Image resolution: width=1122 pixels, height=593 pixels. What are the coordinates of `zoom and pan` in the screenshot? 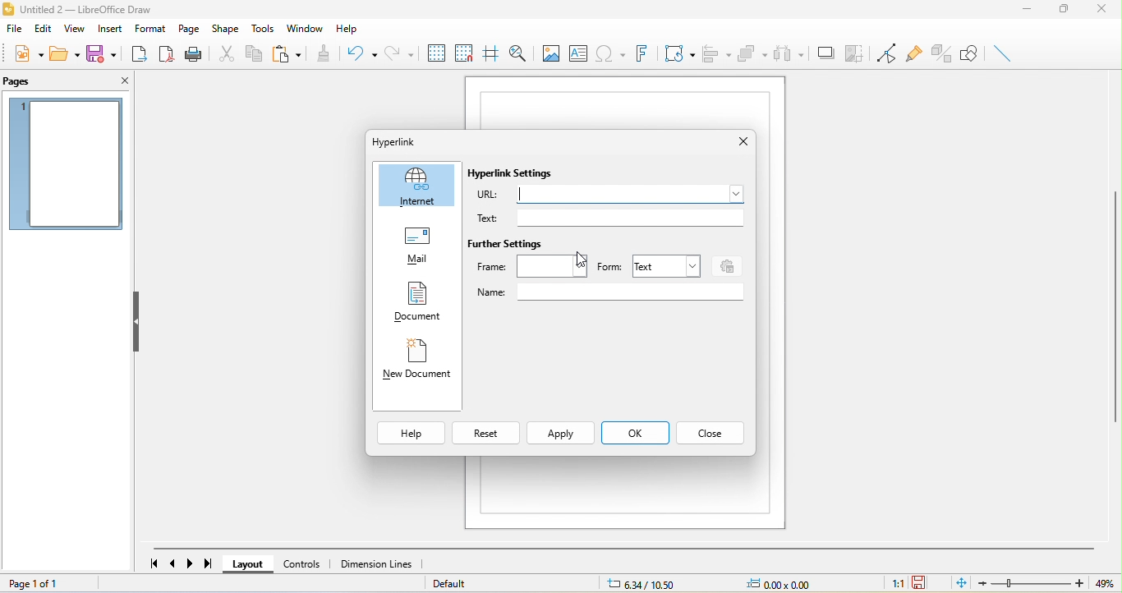 It's located at (518, 51).